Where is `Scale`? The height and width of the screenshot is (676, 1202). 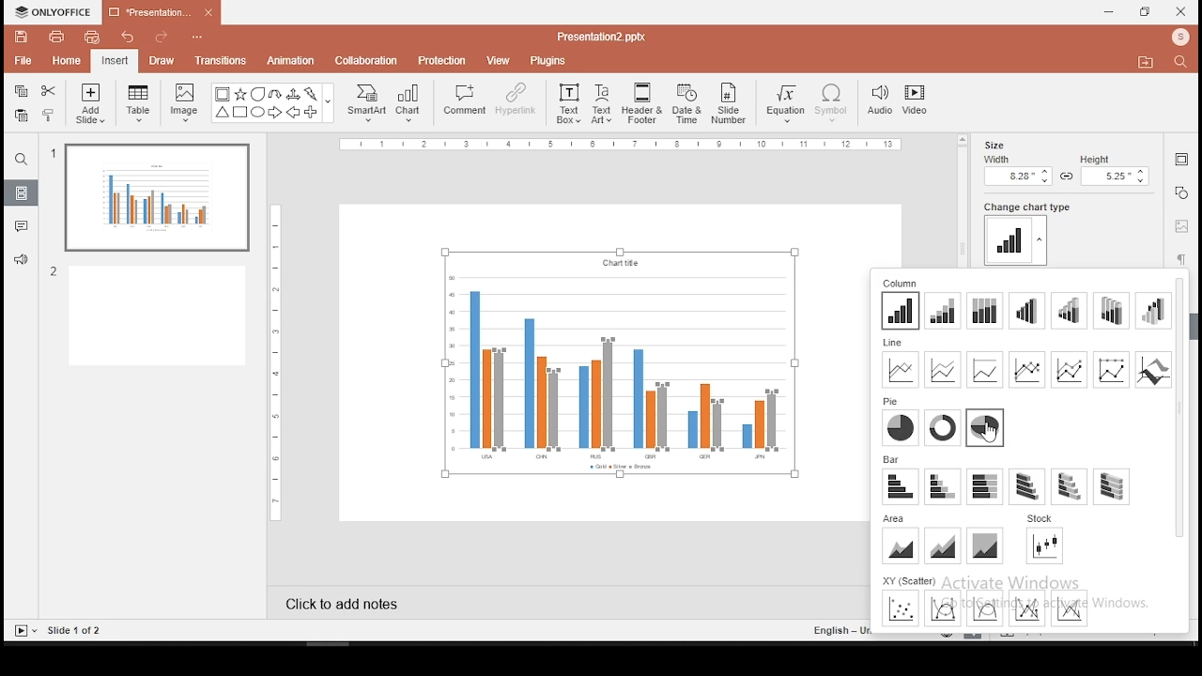 Scale is located at coordinates (619, 145).